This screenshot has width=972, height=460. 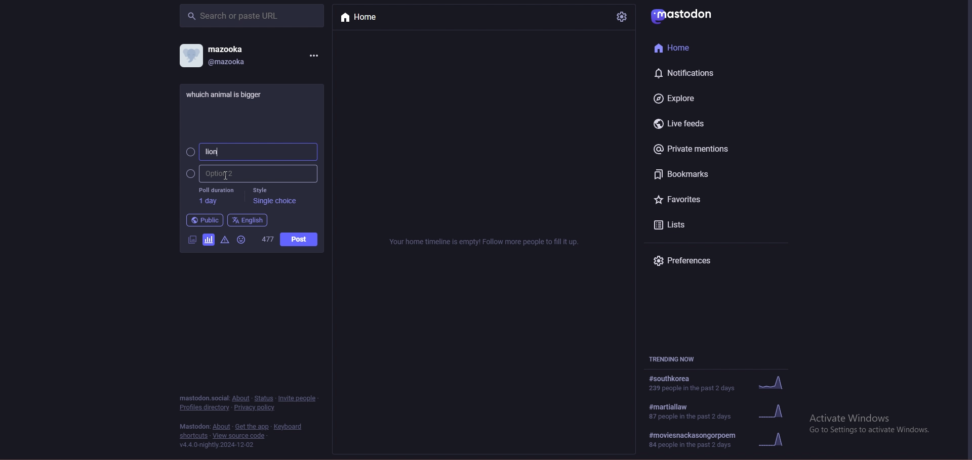 I want to click on word limit, so click(x=267, y=240).